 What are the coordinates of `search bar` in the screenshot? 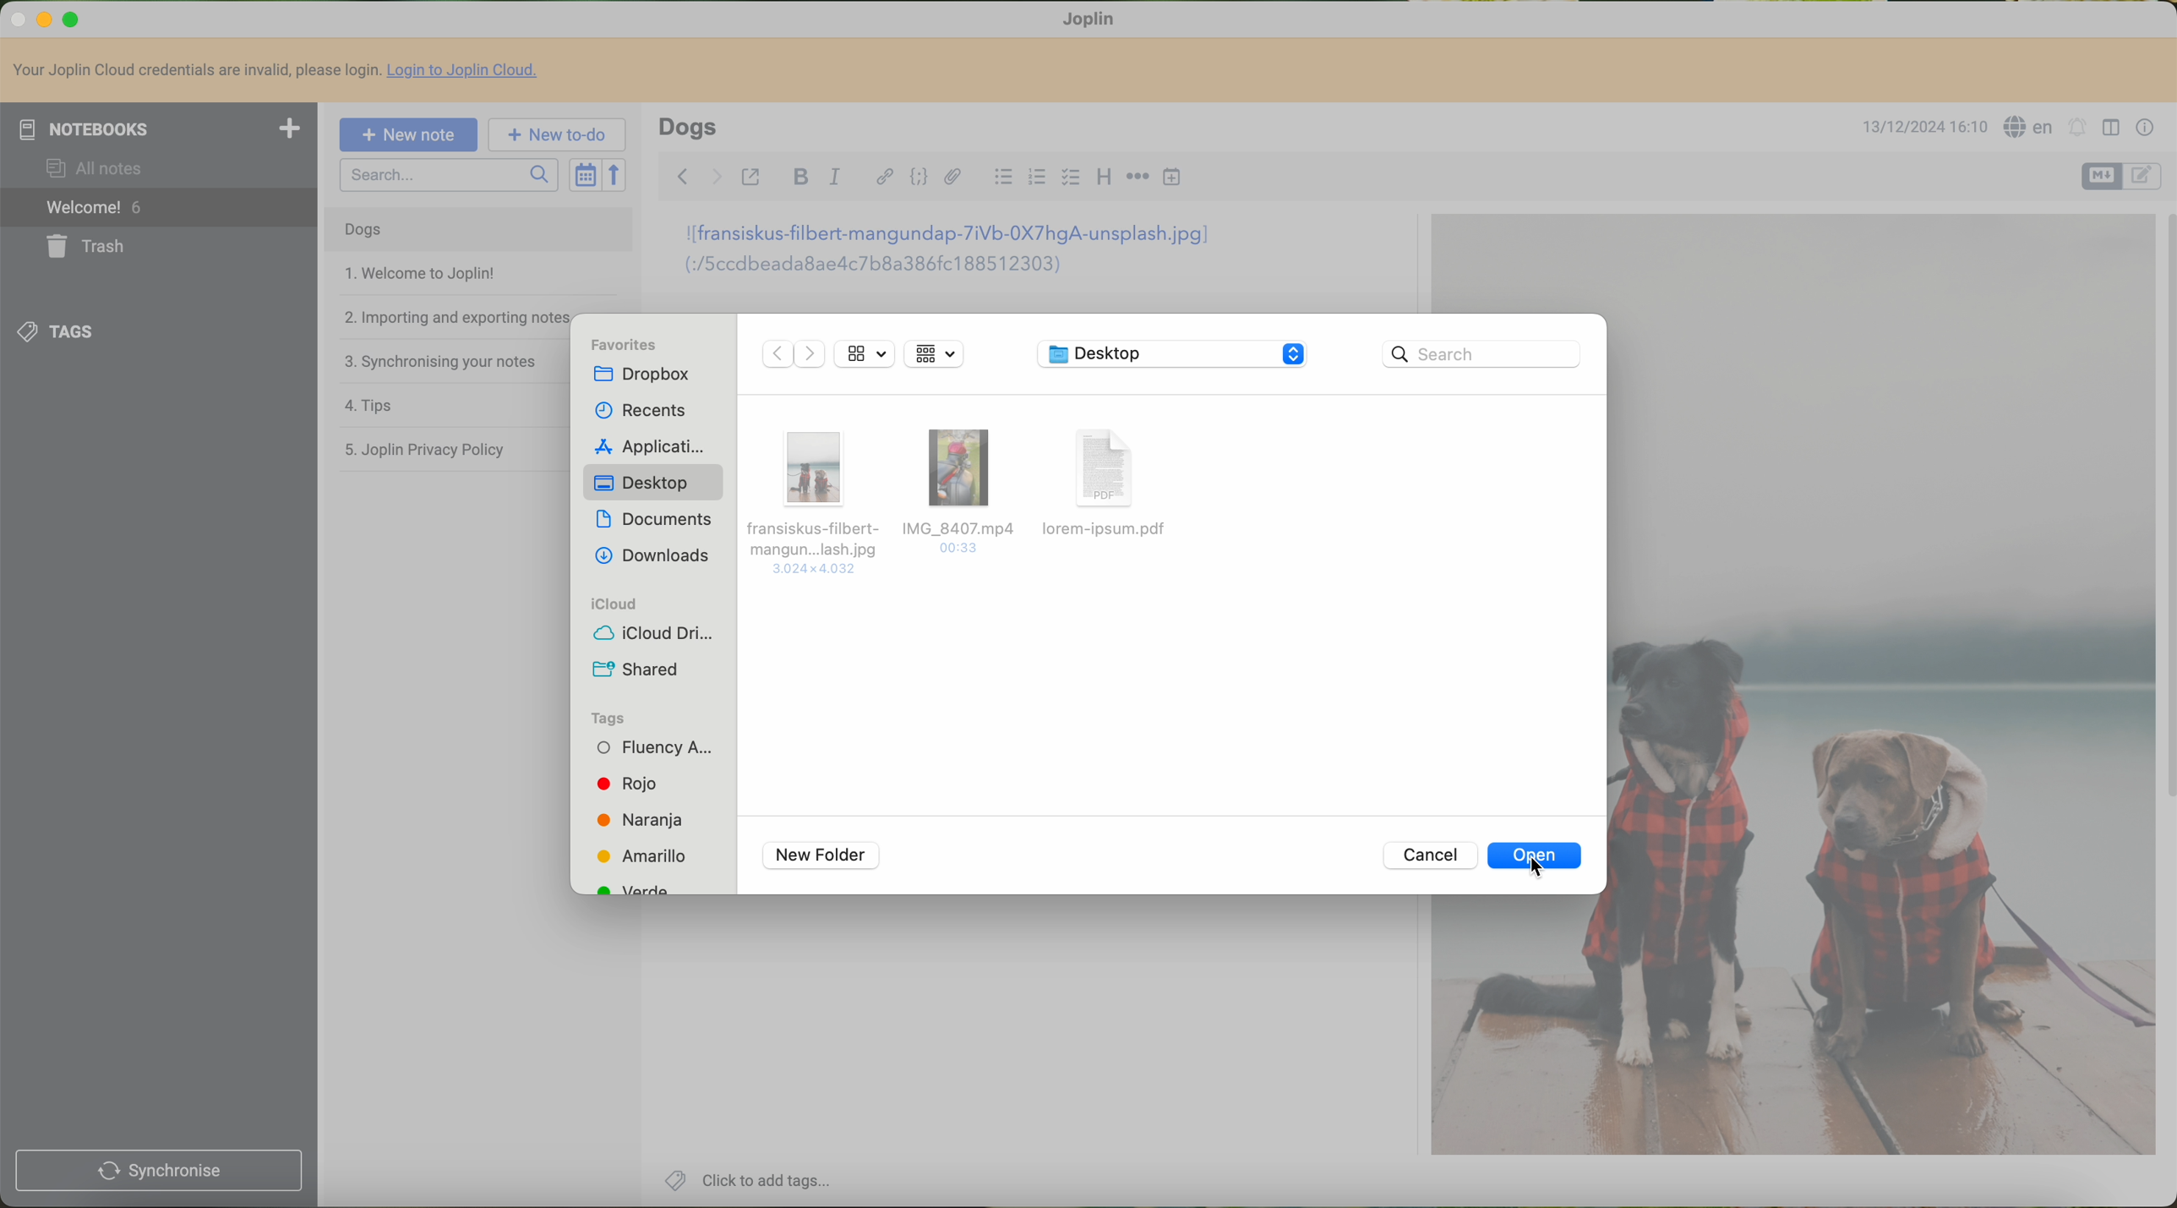 It's located at (1487, 354).